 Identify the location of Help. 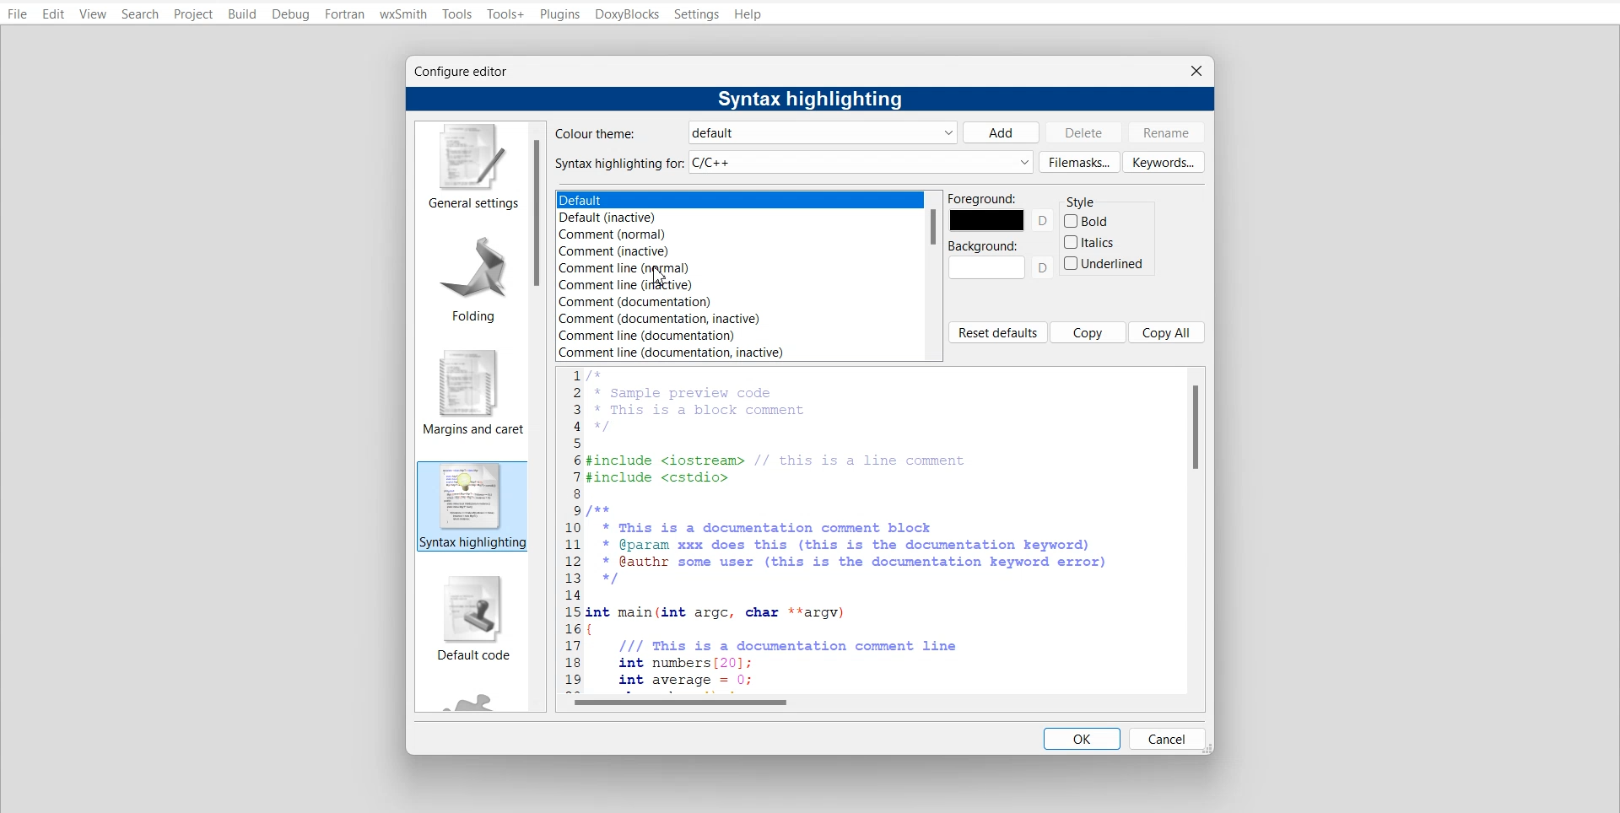
(748, 14).